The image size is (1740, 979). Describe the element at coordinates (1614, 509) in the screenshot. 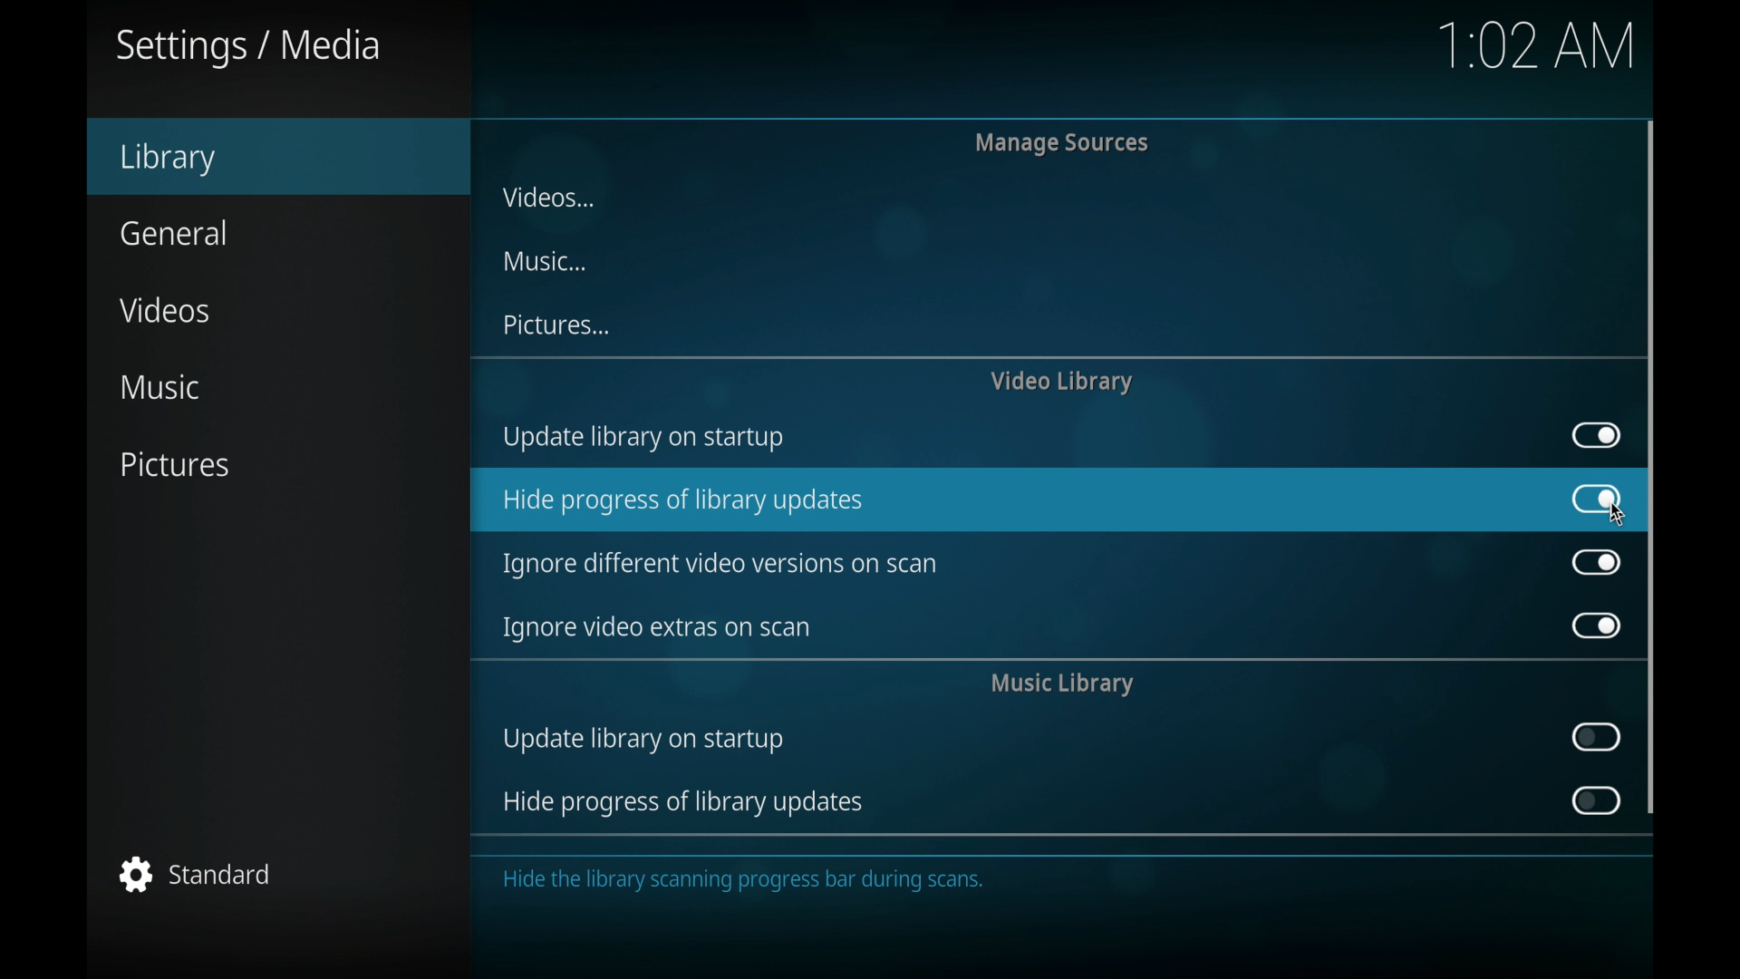

I see `cursor` at that location.